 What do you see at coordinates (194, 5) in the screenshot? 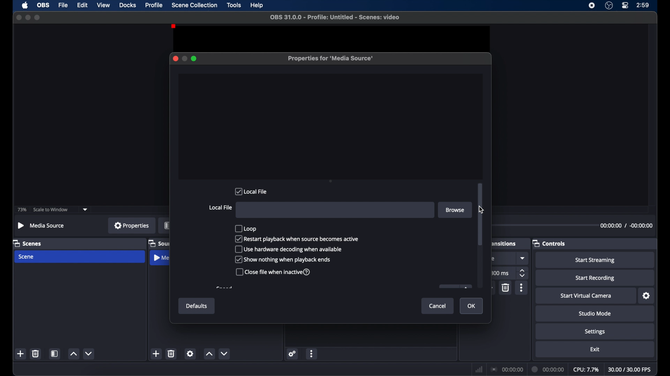
I see `scene collection` at bounding box center [194, 5].